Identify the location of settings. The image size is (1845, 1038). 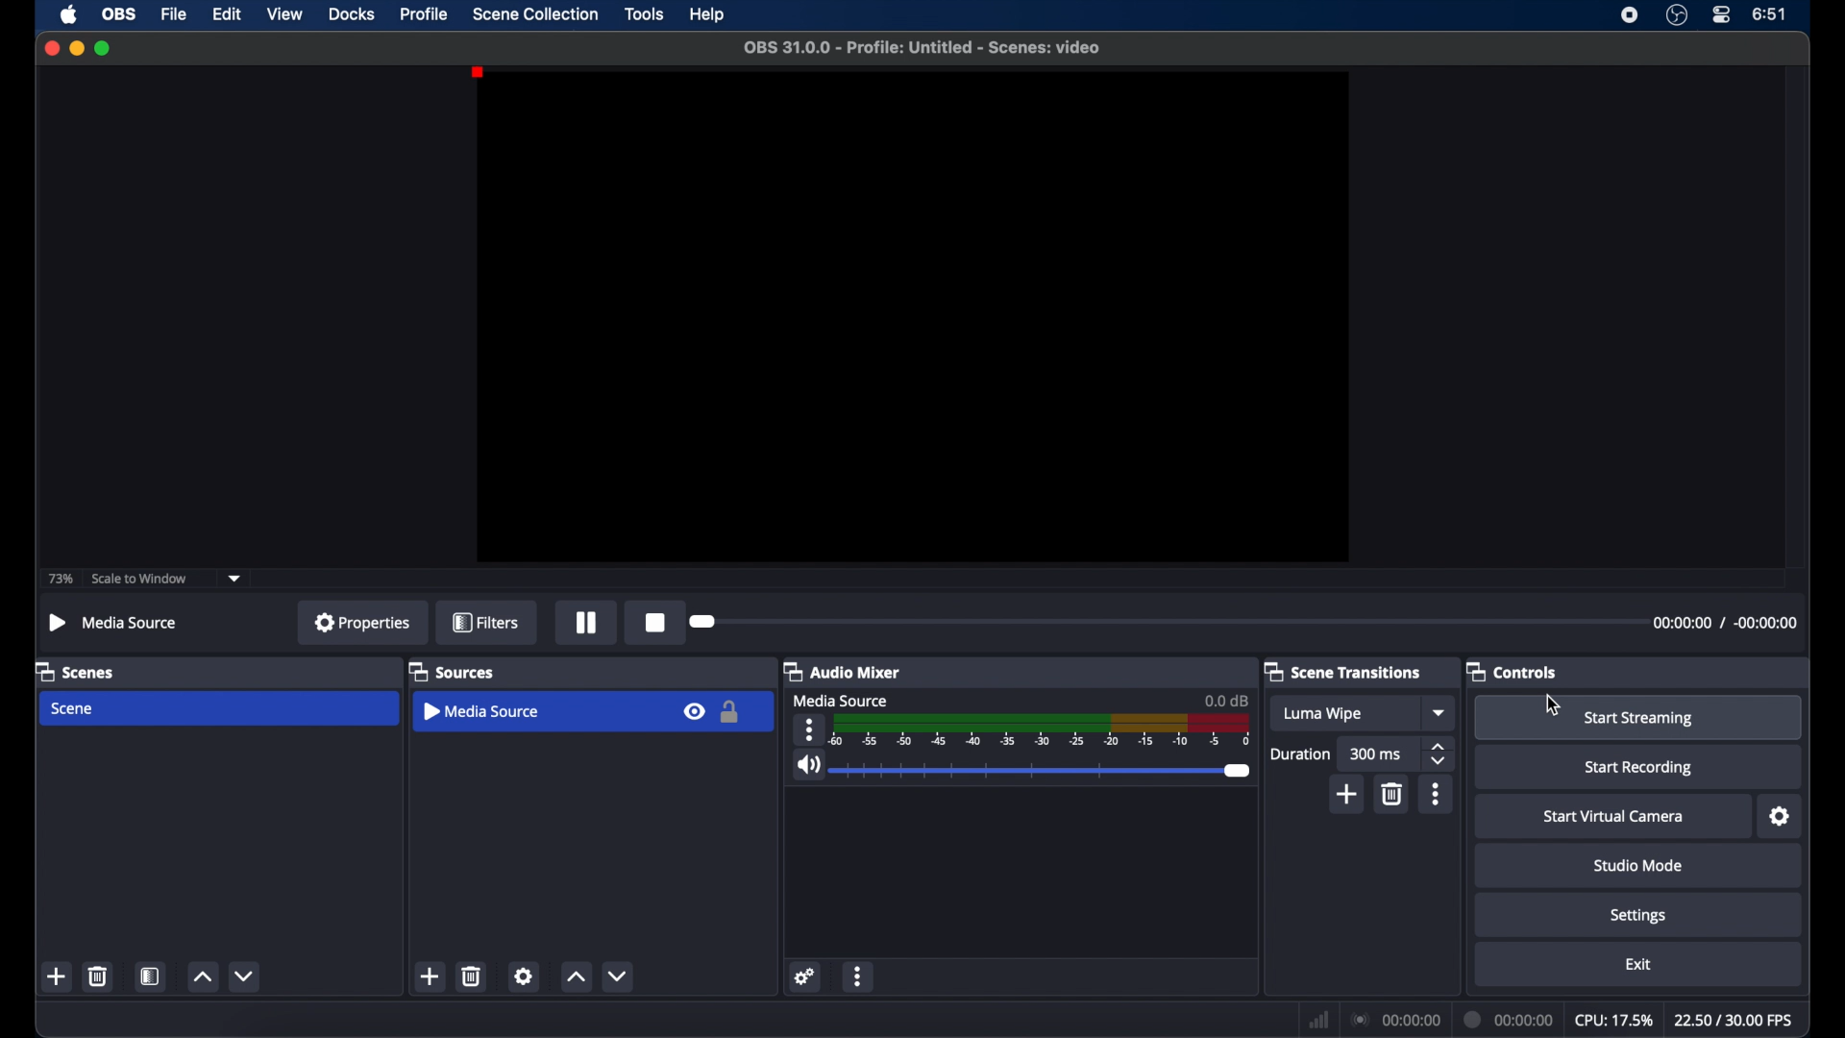
(1639, 916).